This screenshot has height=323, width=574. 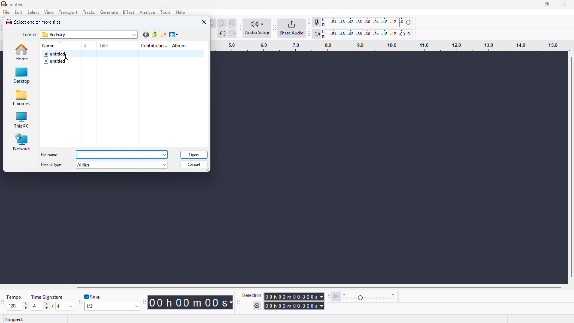 What do you see at coordinates (6, 13) in the screenshot?
I see `file ` at bounding box center [6, 13].